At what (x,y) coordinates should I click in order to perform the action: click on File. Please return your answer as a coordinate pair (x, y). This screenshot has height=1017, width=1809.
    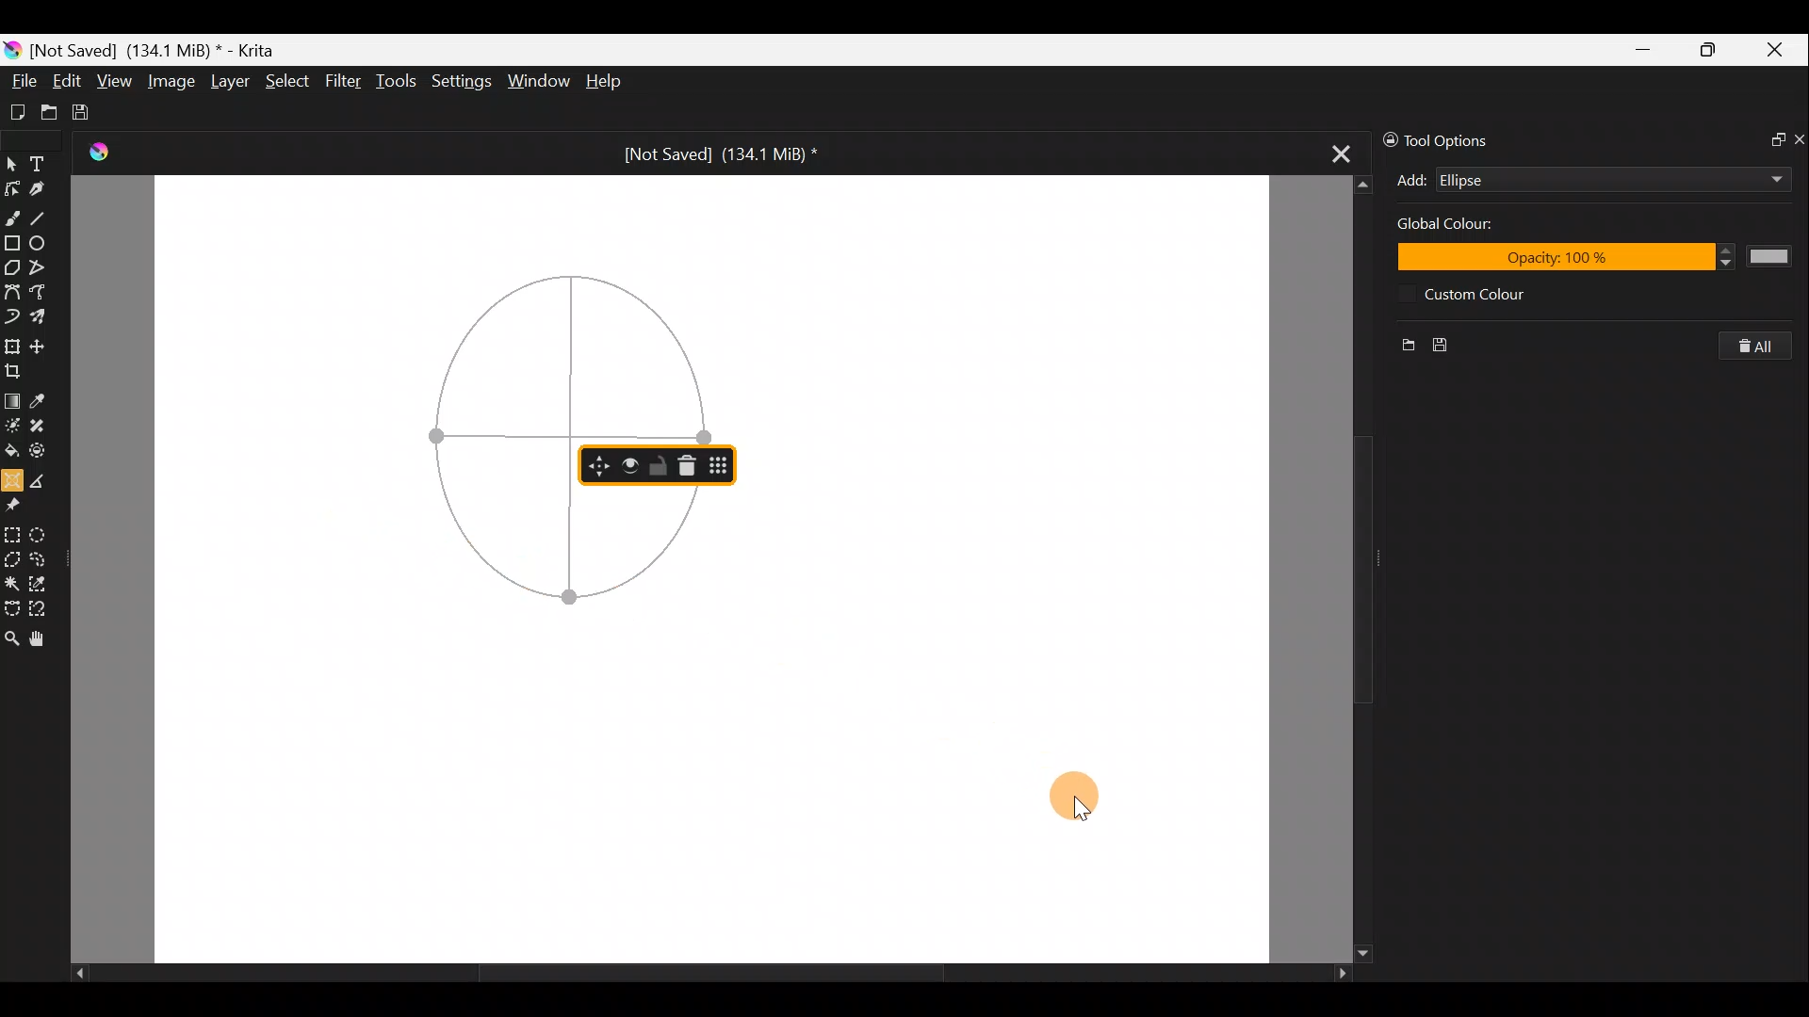
    Looking at the image, I should click on (22, 75).